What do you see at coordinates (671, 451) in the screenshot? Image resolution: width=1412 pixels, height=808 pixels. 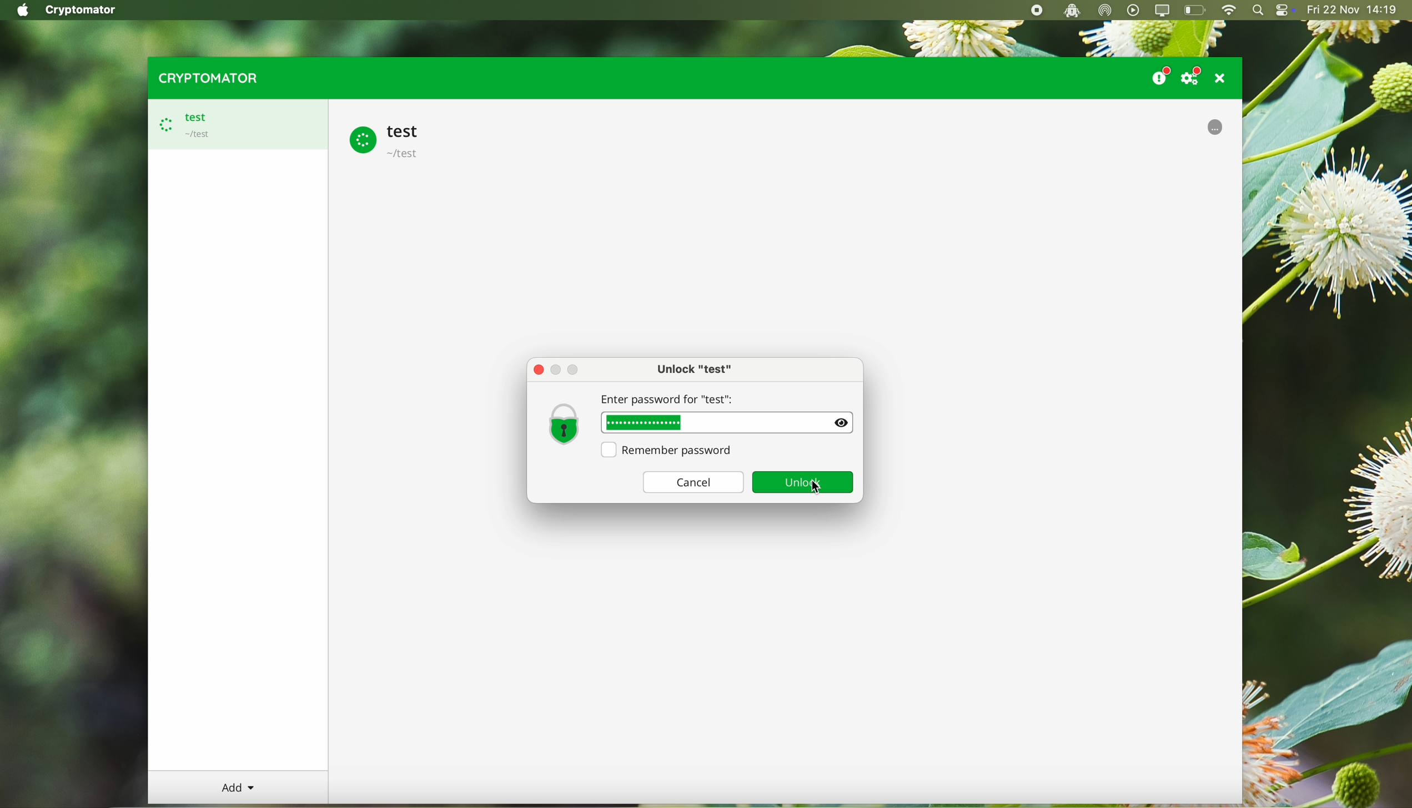 I see `remember password option` at bounding box center [671, 451].